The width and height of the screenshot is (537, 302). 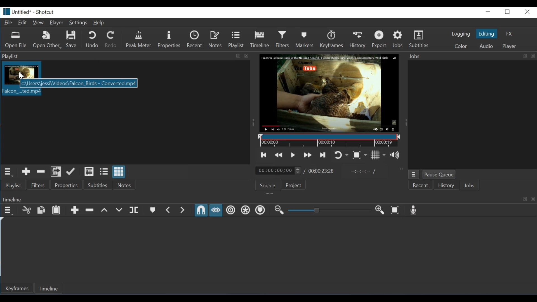 I want to click on Close, so click(x=526, y=12).